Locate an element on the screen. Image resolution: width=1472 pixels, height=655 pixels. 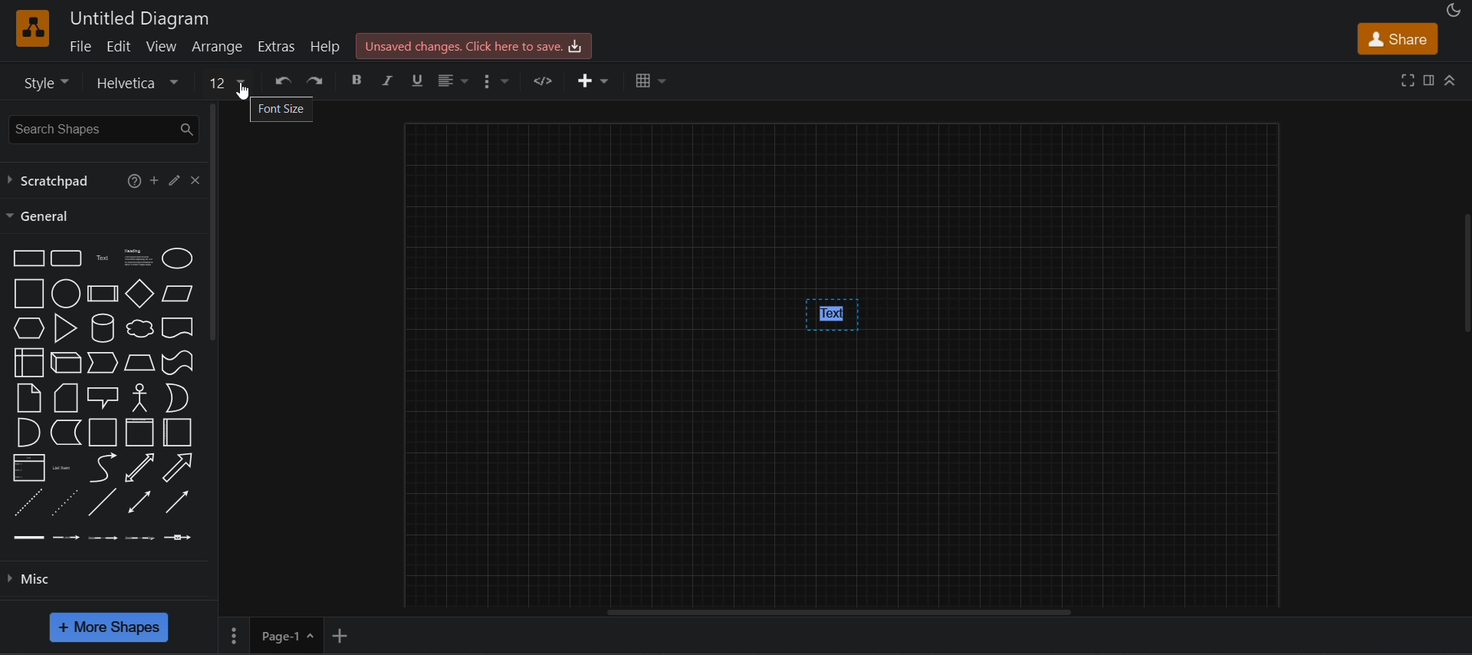
Or is located at coordinates (178, 398).